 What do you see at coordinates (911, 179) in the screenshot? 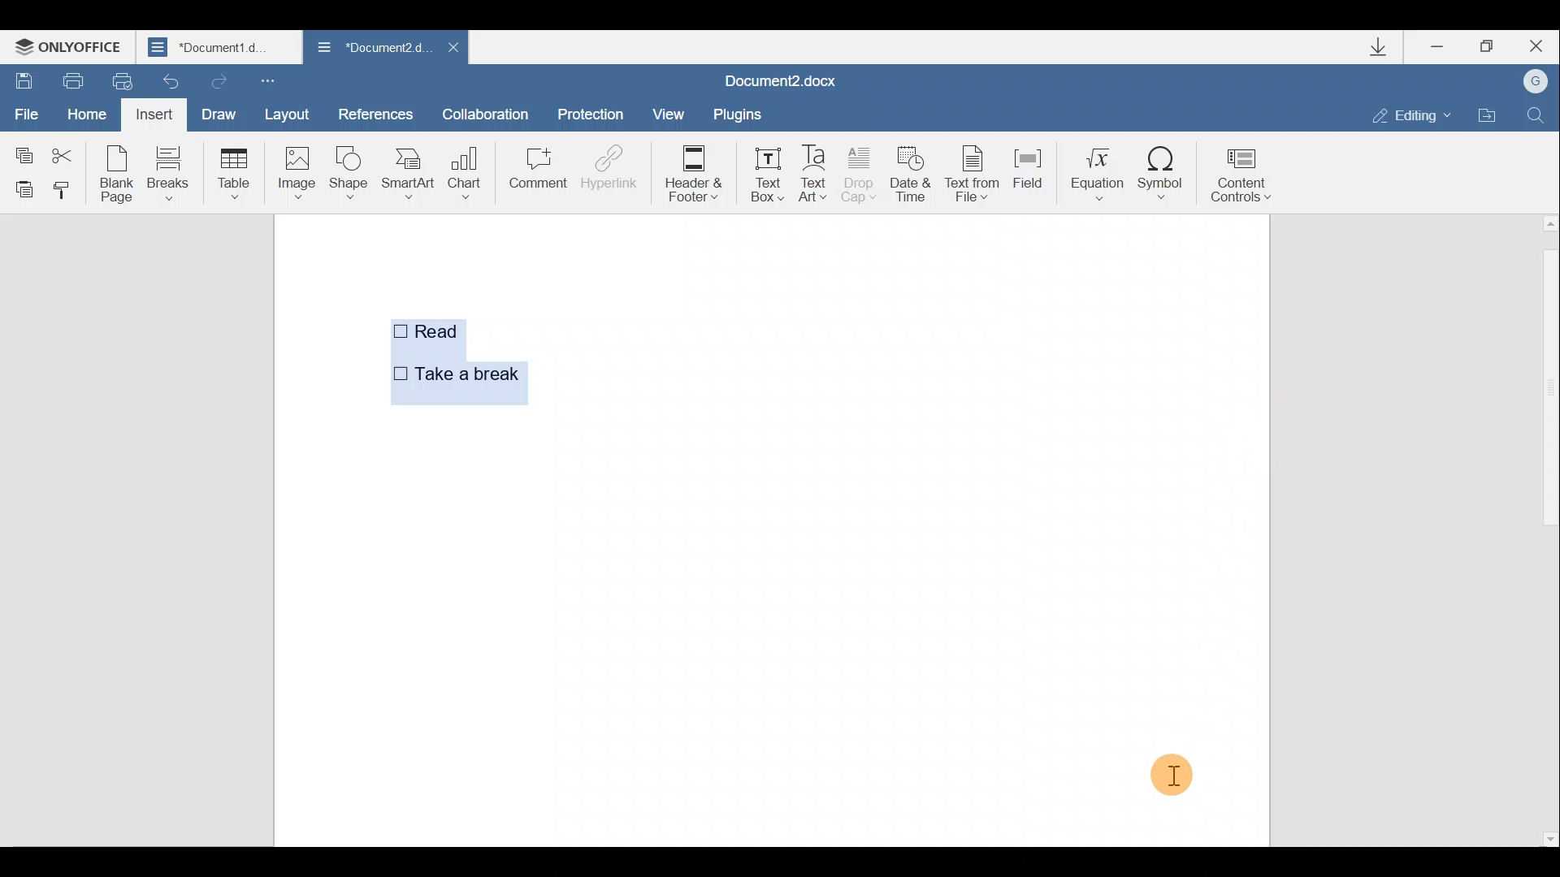
I see `Date & time` at bounding box center [911, 179].